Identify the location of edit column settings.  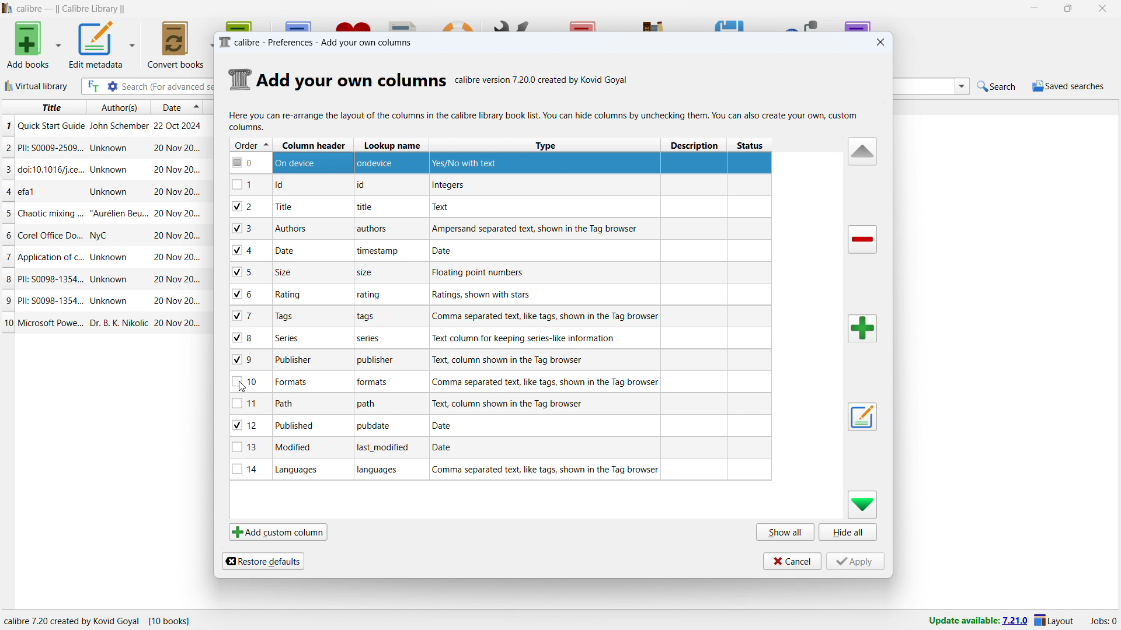
(862, 416).